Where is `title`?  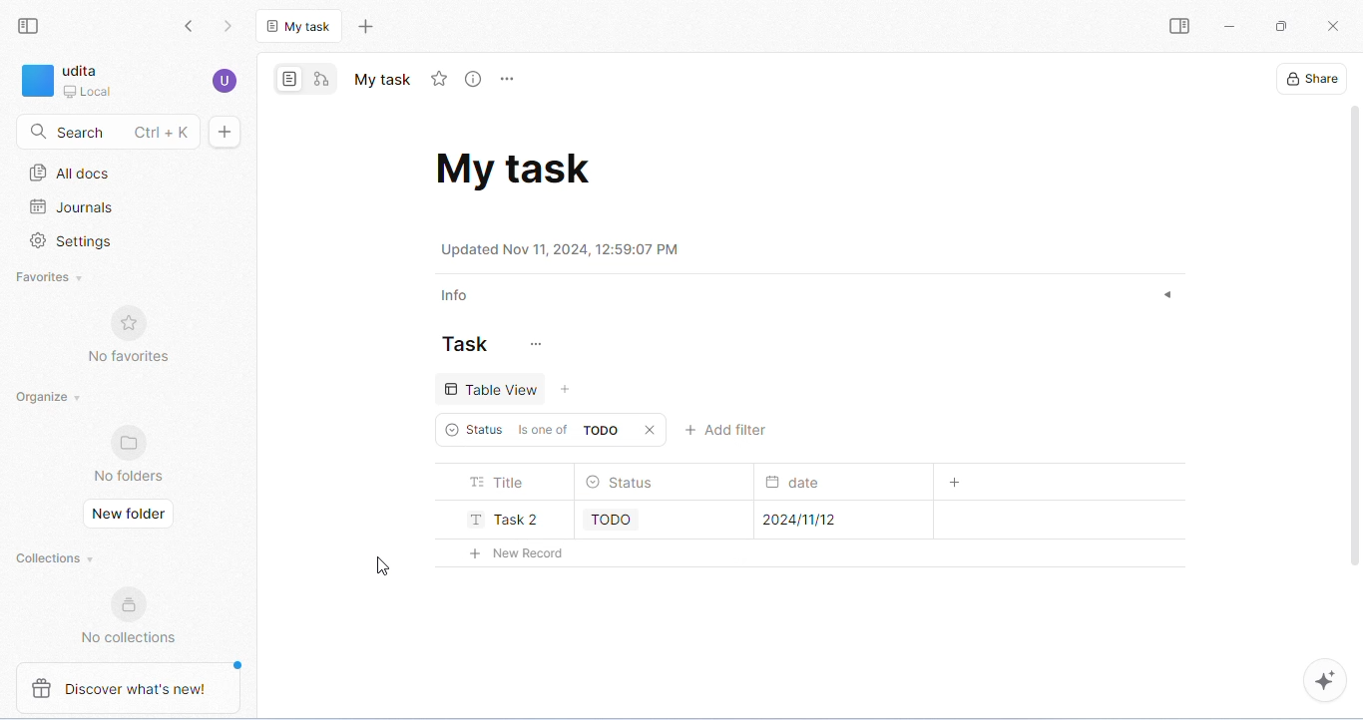
title is located at coordinates (499, 483).